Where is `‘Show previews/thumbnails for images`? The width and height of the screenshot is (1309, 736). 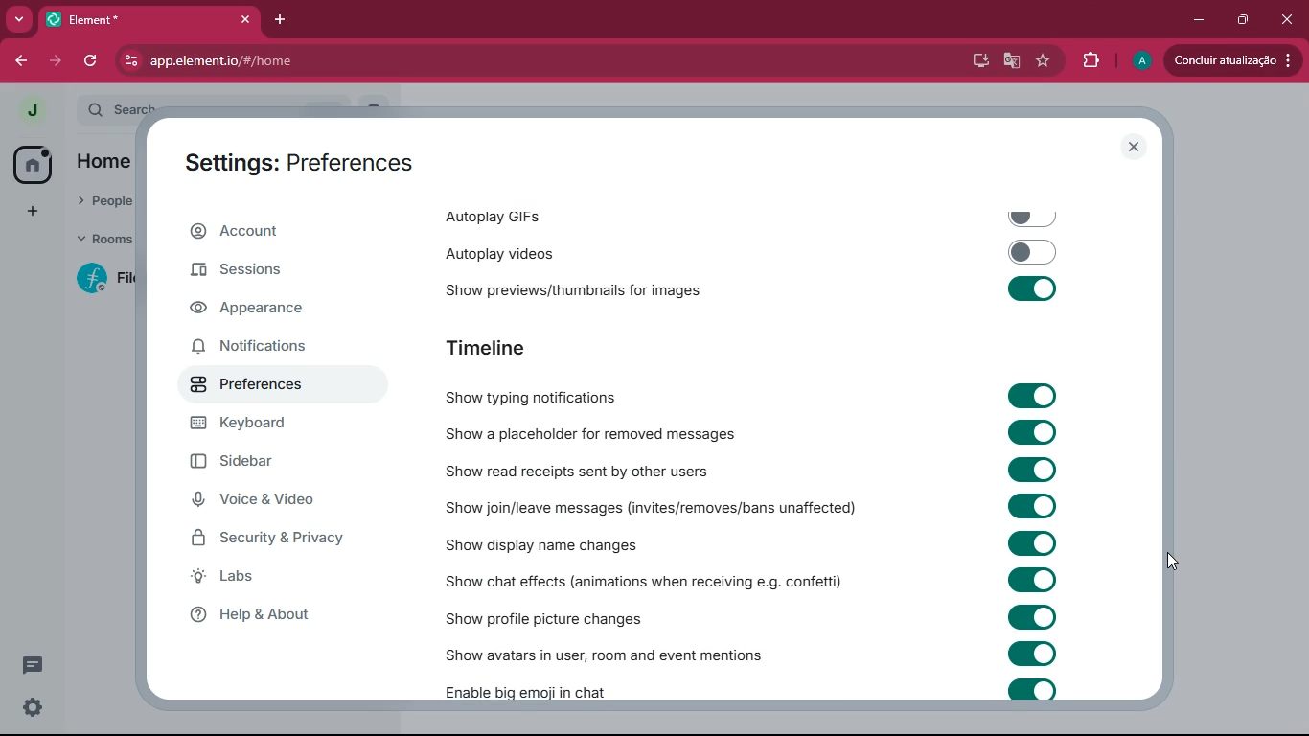 ‘Show previews/thumbnails for images is located at coordinates (752, 287).